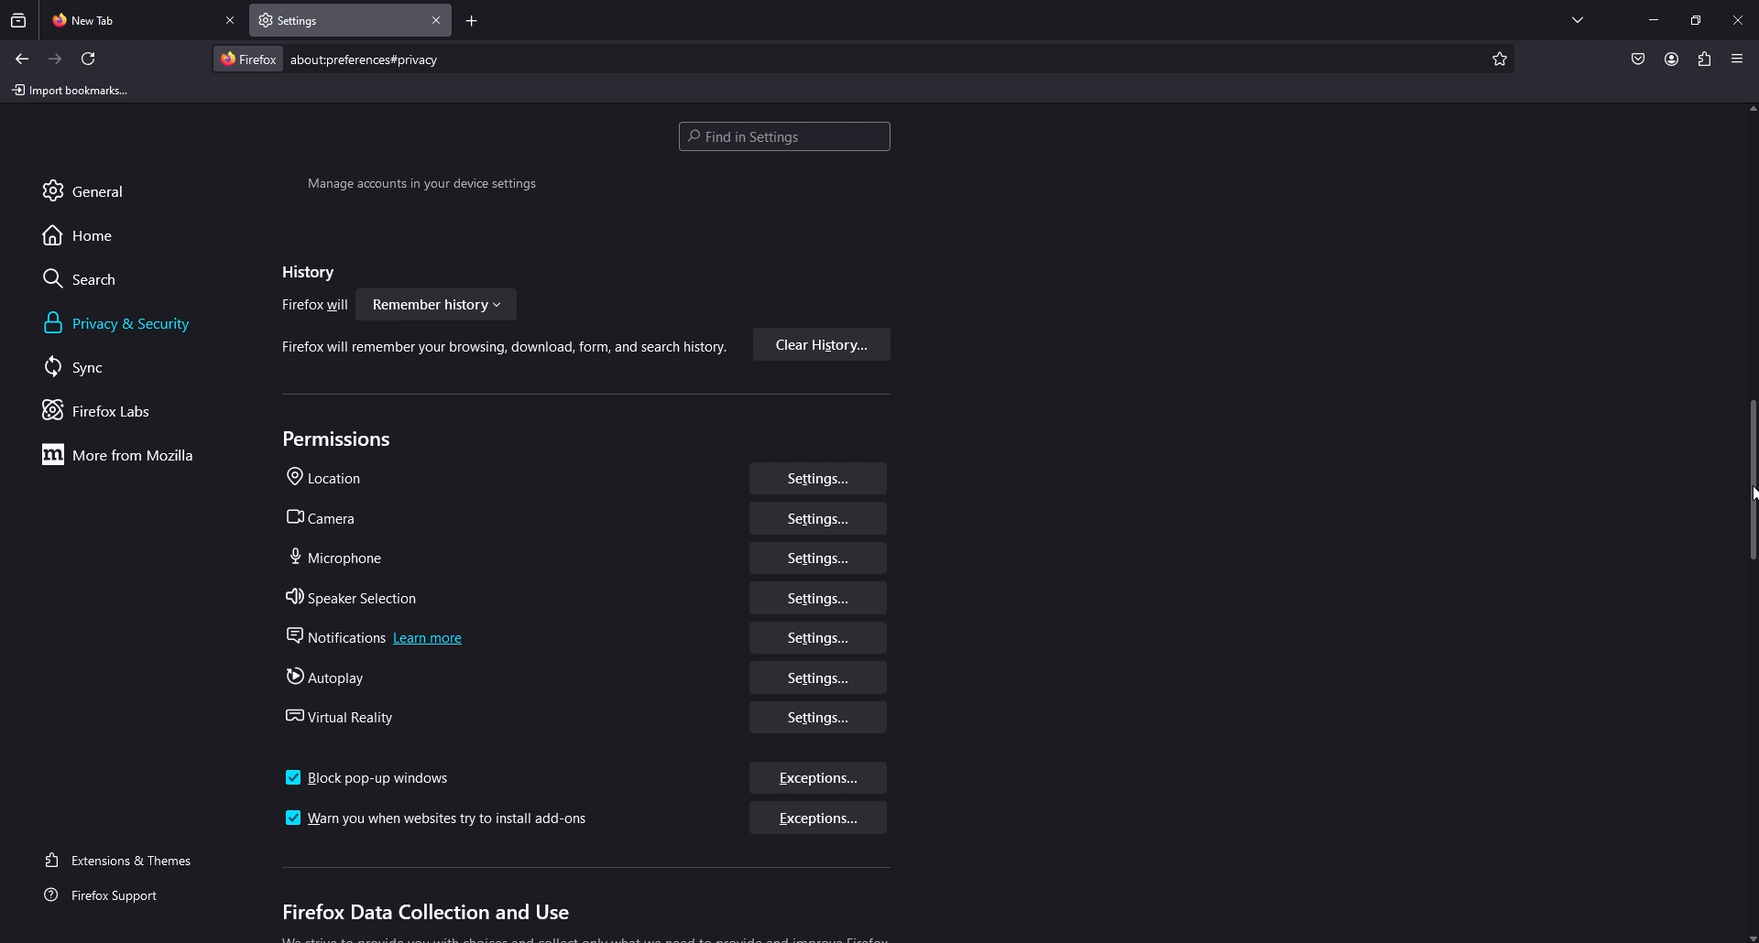 This screenshot has height=943, width=1759. I want to click on exceptions, so click(815, 820).